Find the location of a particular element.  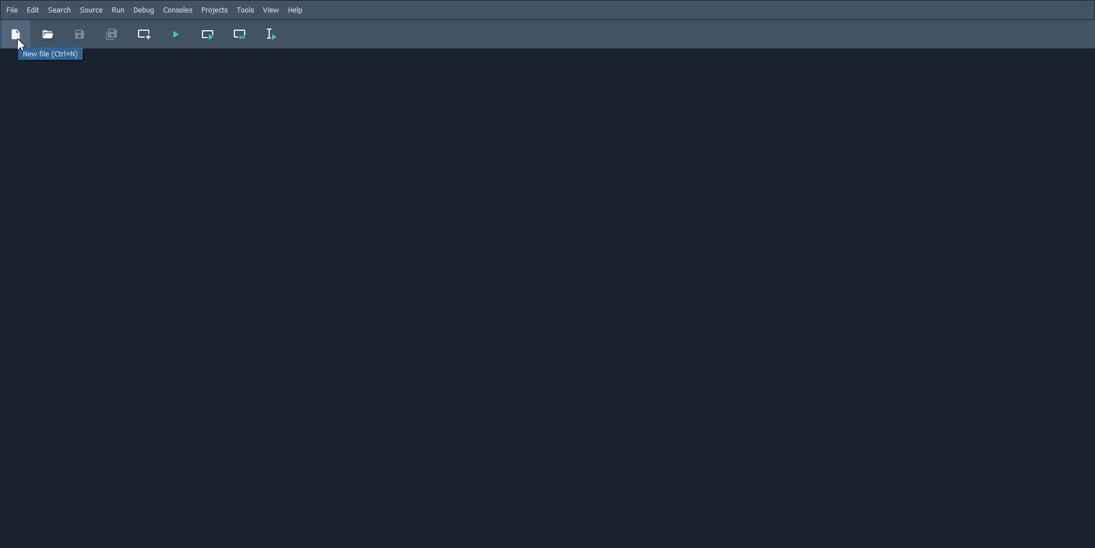

Save All File is located at coordinates (111, 34).